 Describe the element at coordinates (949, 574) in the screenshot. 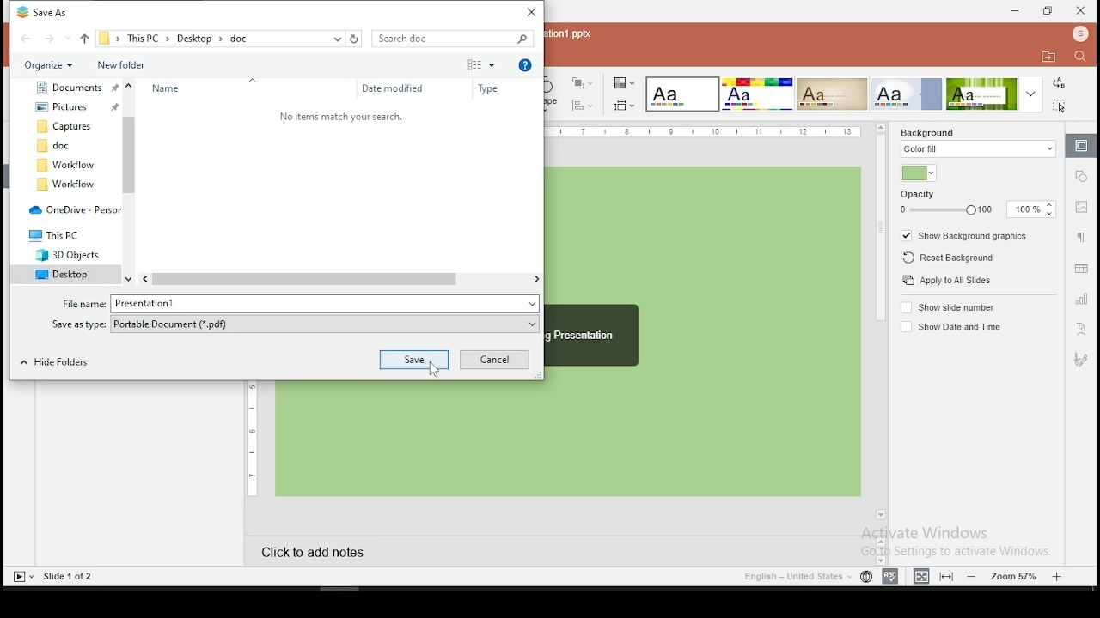

I see `fit to width` at that location.